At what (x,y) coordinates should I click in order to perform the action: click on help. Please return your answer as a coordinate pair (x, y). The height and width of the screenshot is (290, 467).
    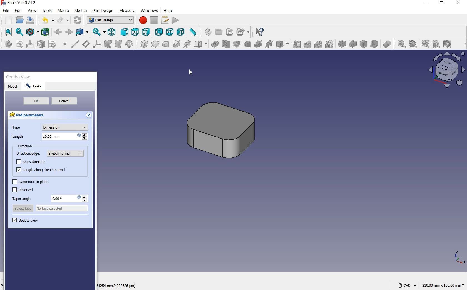
    Looking at the image, I should click on (168, 10).